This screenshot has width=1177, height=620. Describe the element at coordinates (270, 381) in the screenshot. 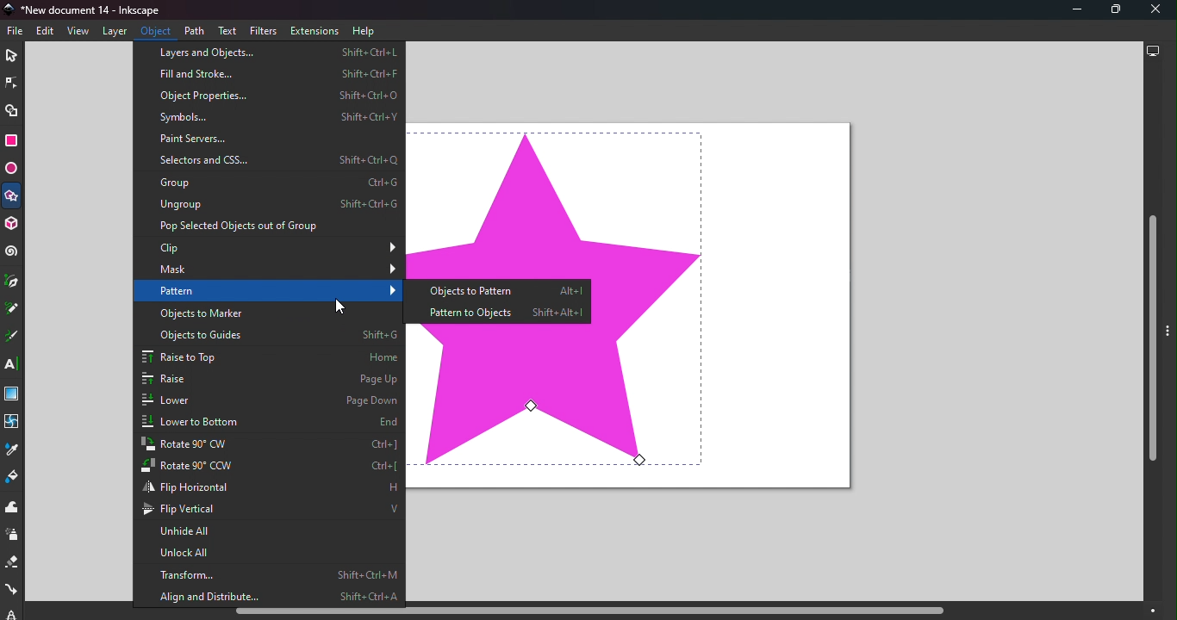

I see `Raise` at that location.